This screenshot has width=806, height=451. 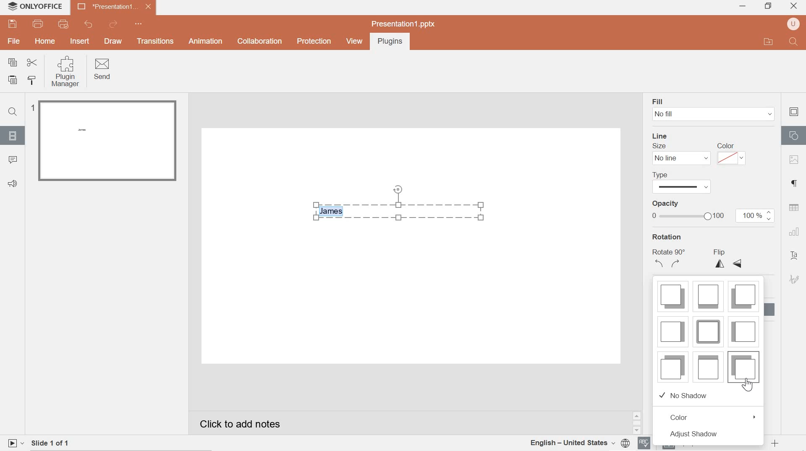 I want to click on slide 1 of 1, so click(x=58, y=441).